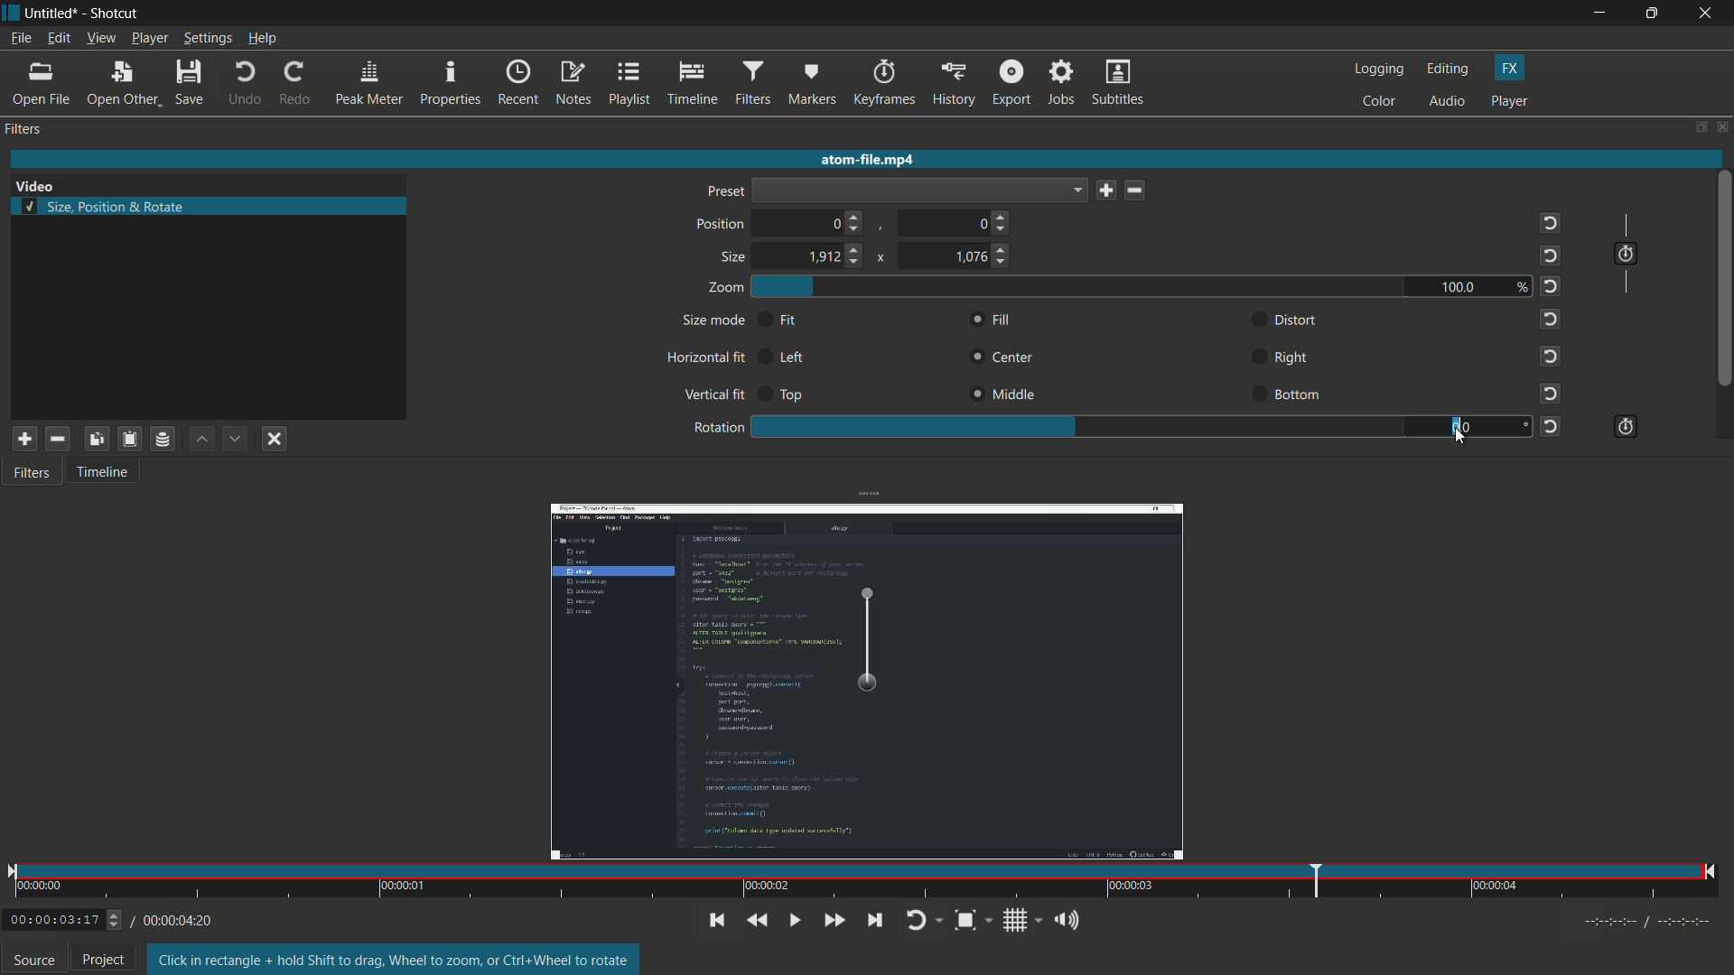  I want to click on player, so click(1513, 101).